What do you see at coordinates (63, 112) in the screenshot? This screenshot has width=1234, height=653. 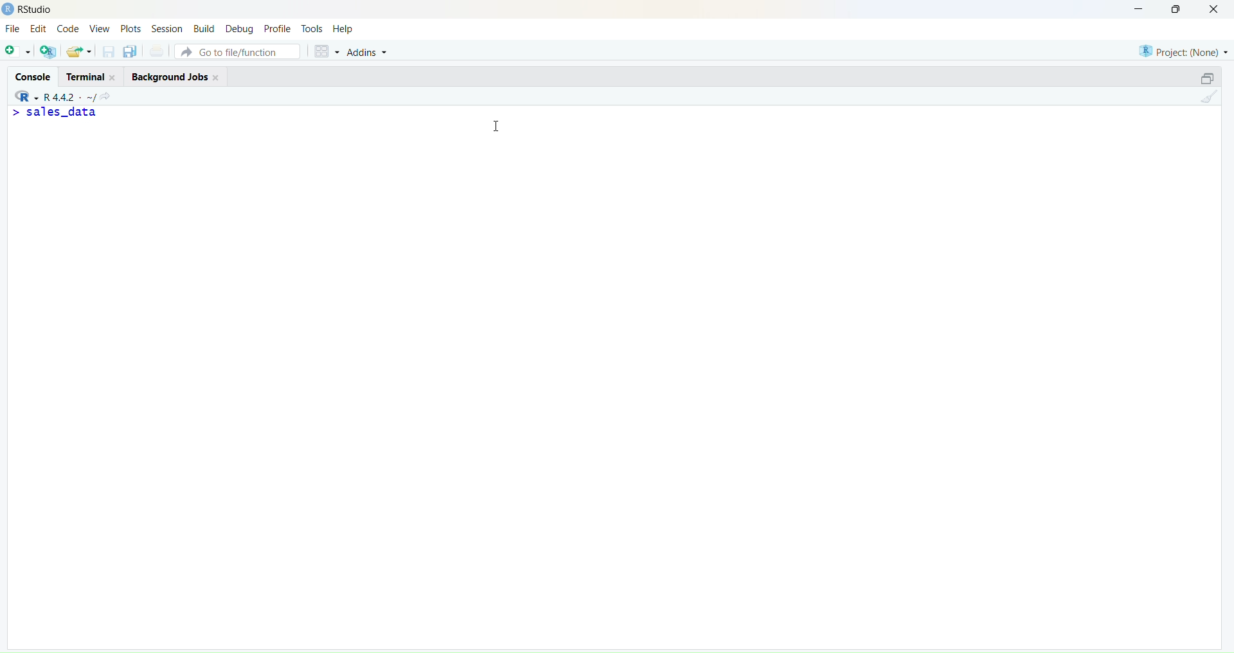 I see `> sales` at bounding box center [63, 112].